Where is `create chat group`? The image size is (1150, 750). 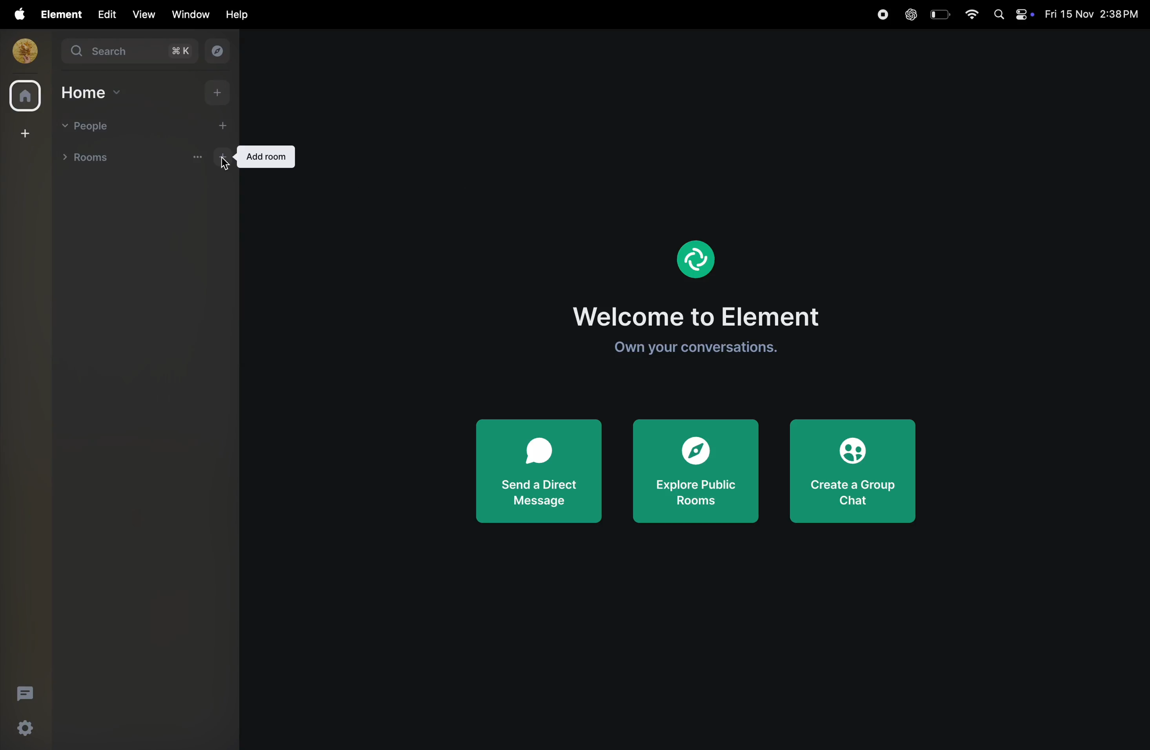 create chat group is located at coordinates (855, 472).